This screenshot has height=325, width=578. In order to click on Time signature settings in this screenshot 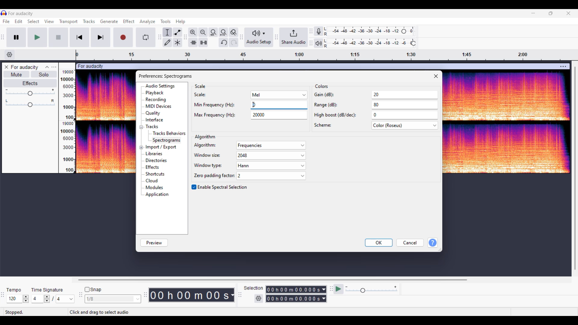, I will do `click(53, 299)`.